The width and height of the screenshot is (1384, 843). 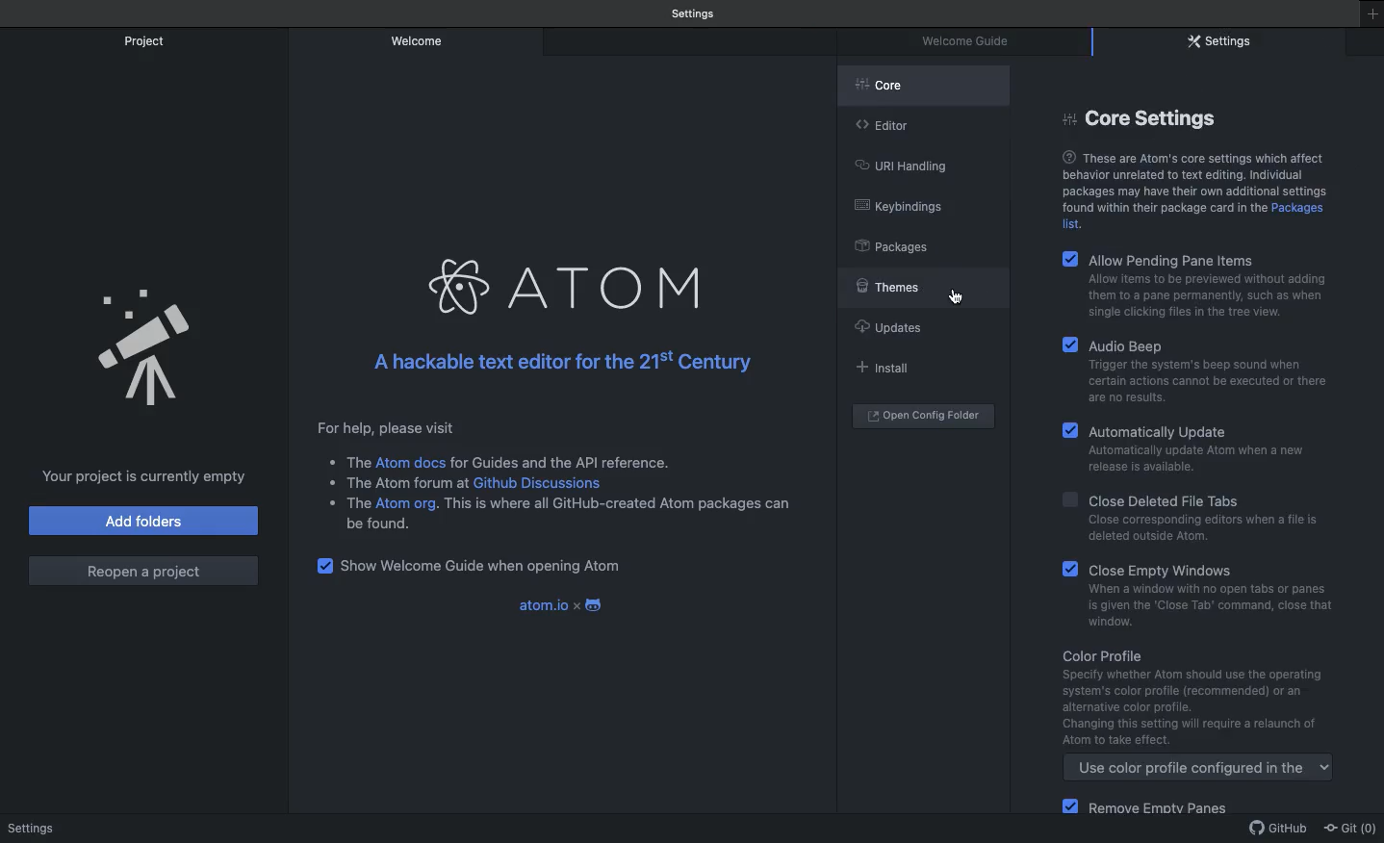 What do you see at coordinates (323, 567) in the screenshot?
I see `checkbox` at bounding box center [323, 567].